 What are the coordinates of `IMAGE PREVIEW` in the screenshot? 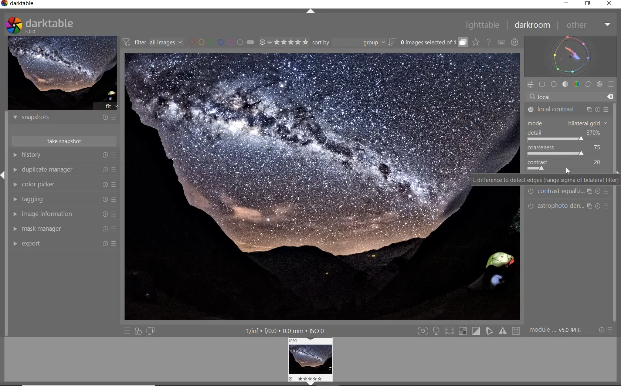 It's located at (62, 73).